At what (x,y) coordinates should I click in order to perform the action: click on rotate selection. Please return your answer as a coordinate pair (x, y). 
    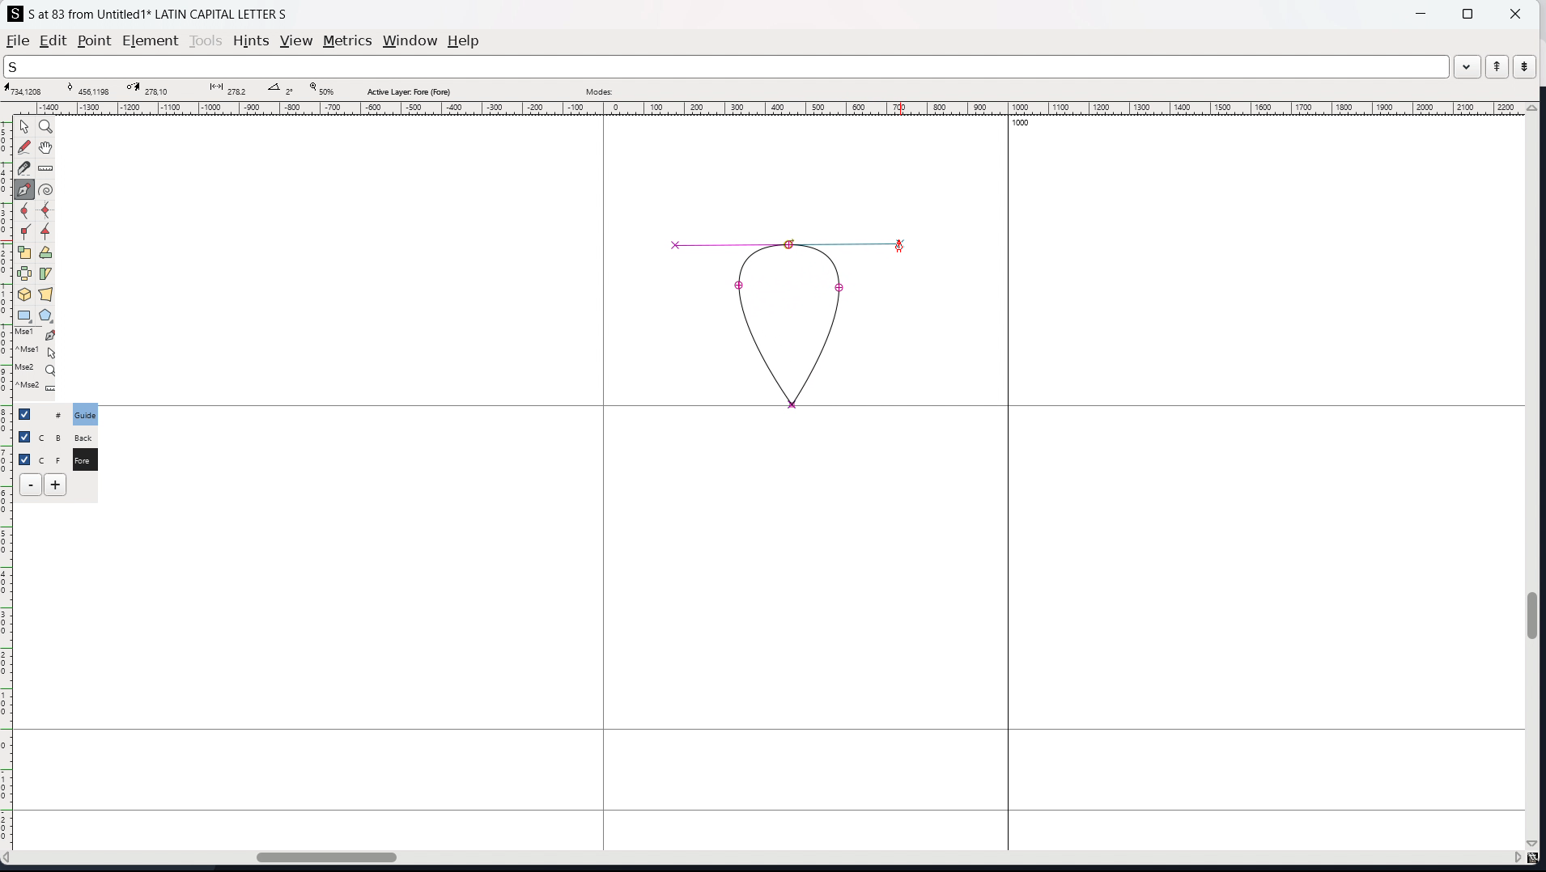
    Looking at the image, I should click on (46, 253).